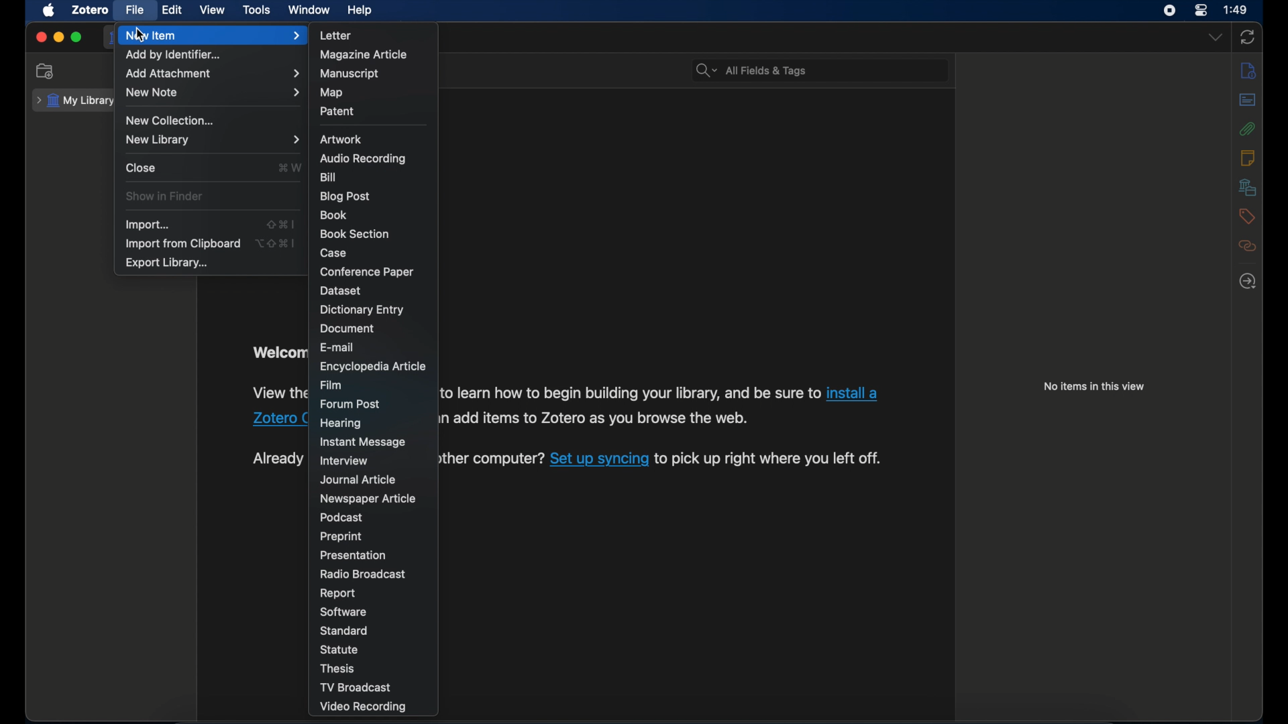  Describe the element at coordinates (1169, 11) in the screenshot. I see `screen recorder` at that location.